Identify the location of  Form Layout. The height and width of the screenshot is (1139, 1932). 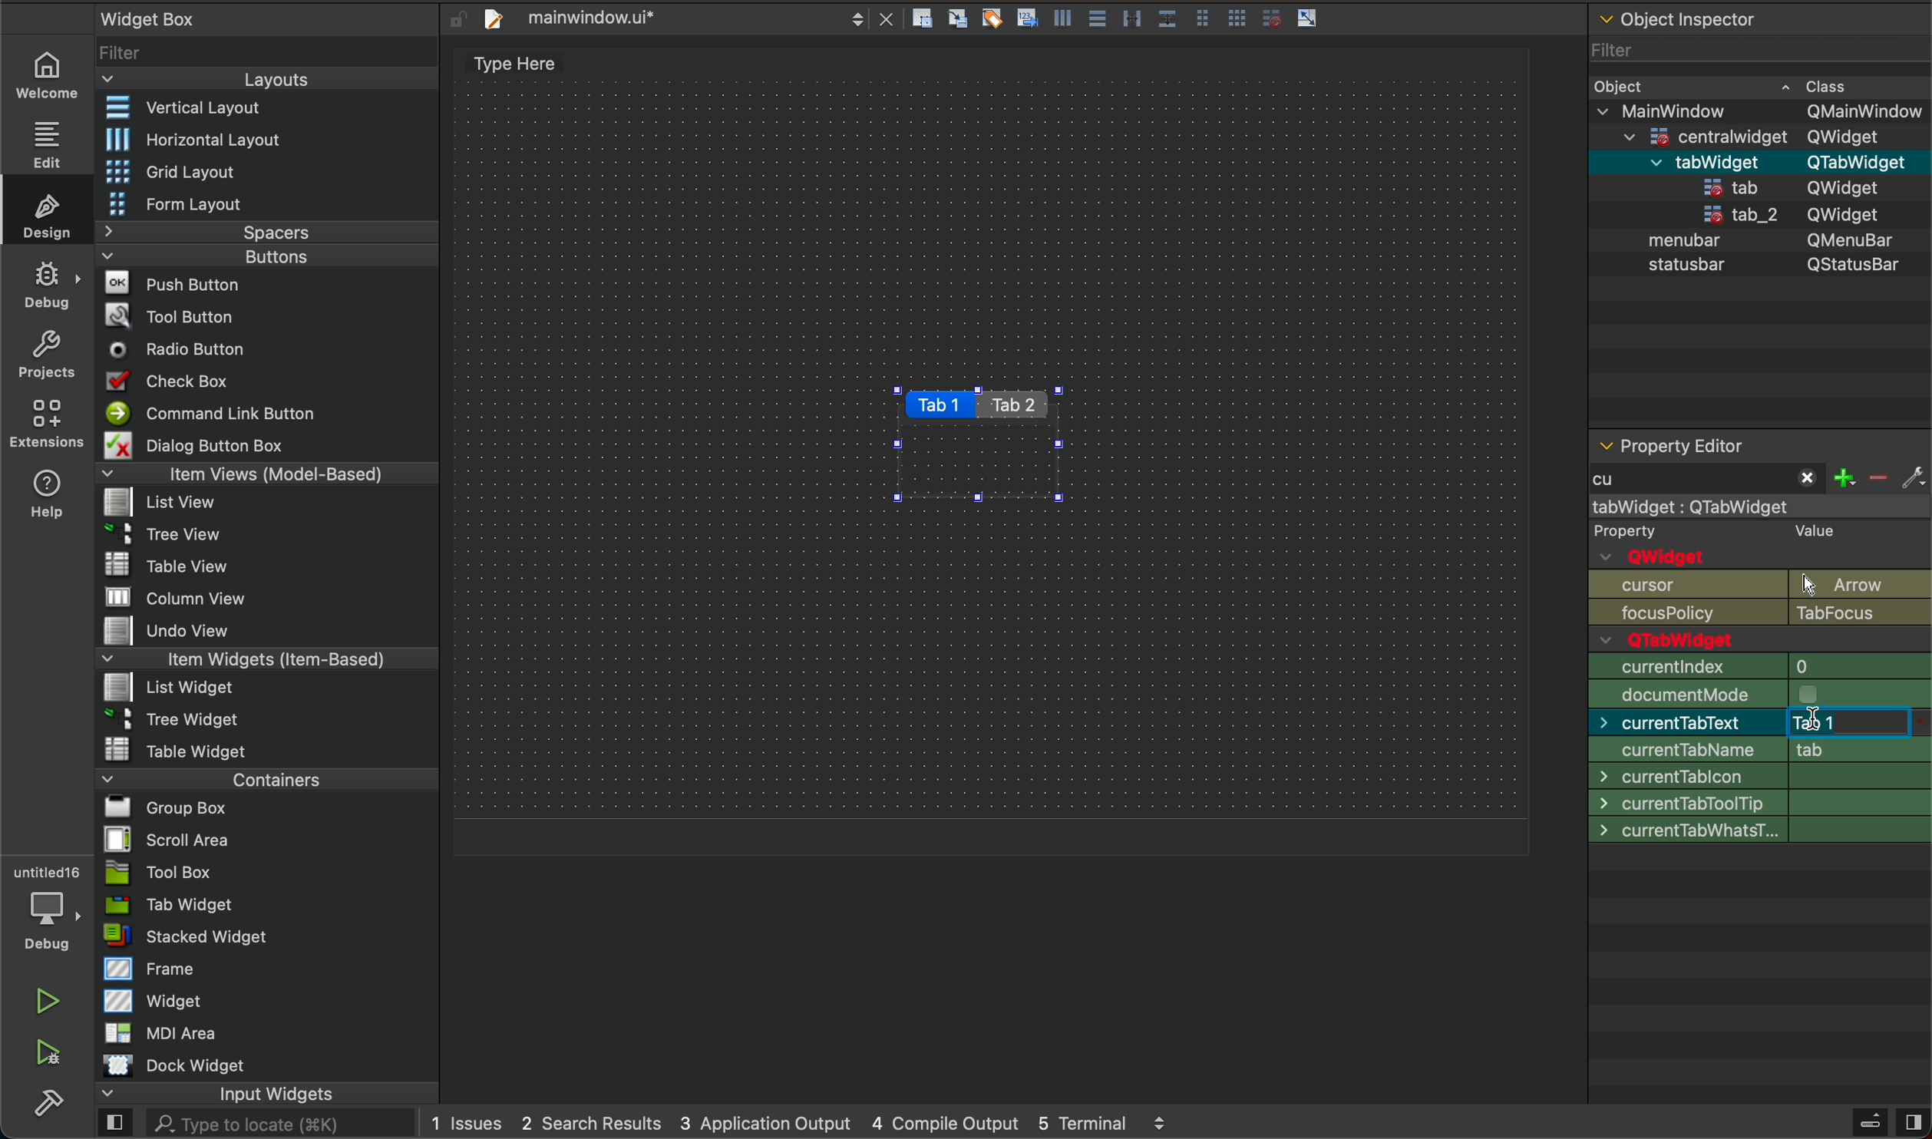
(178, 204).